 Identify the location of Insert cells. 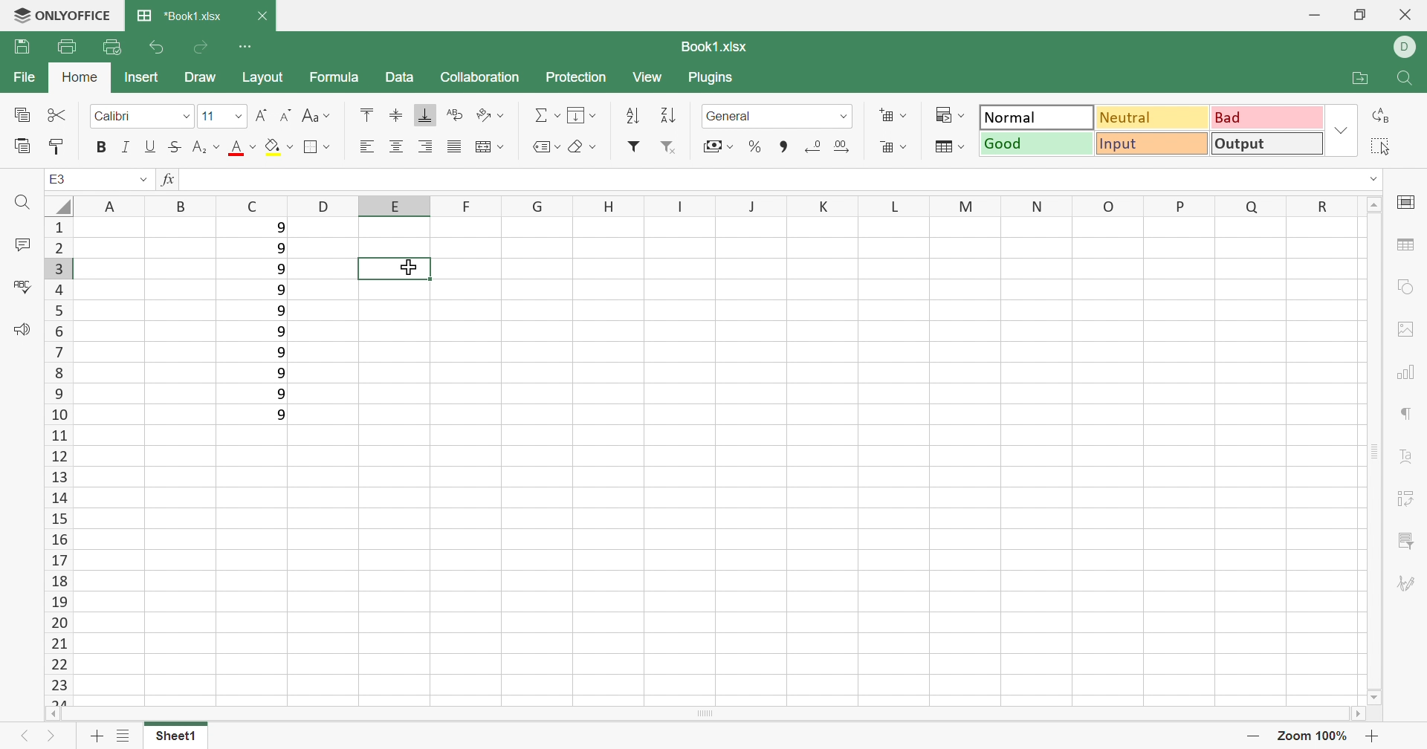
(893, 114).